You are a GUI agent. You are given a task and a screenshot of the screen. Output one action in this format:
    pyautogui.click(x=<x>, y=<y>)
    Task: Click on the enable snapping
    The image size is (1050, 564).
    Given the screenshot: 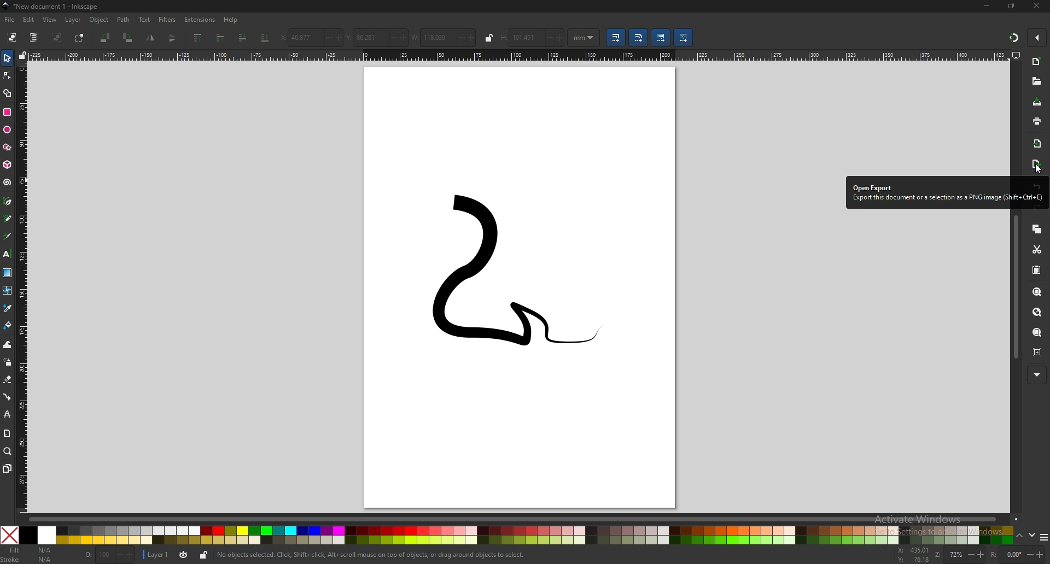 What is the action you would take?
    pyautogui.click(x=1038, y=37)
    